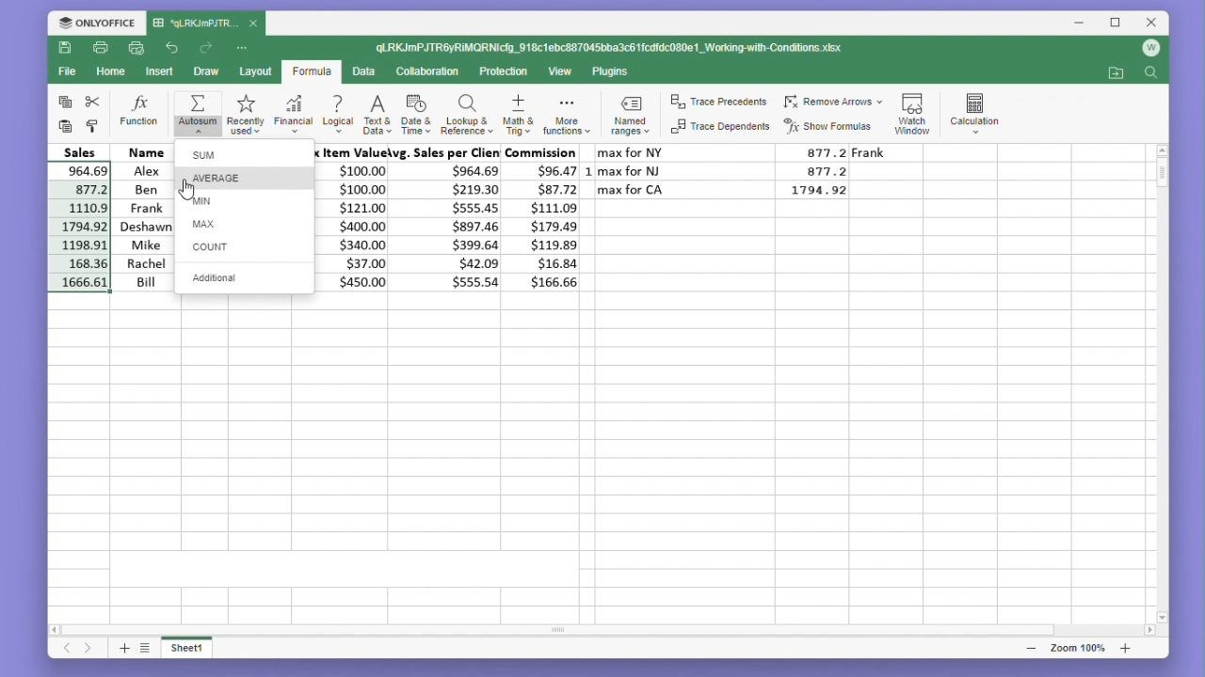 This screenshot has height=677, width=1205. I want to click on Open my location, so click(1116, 73).